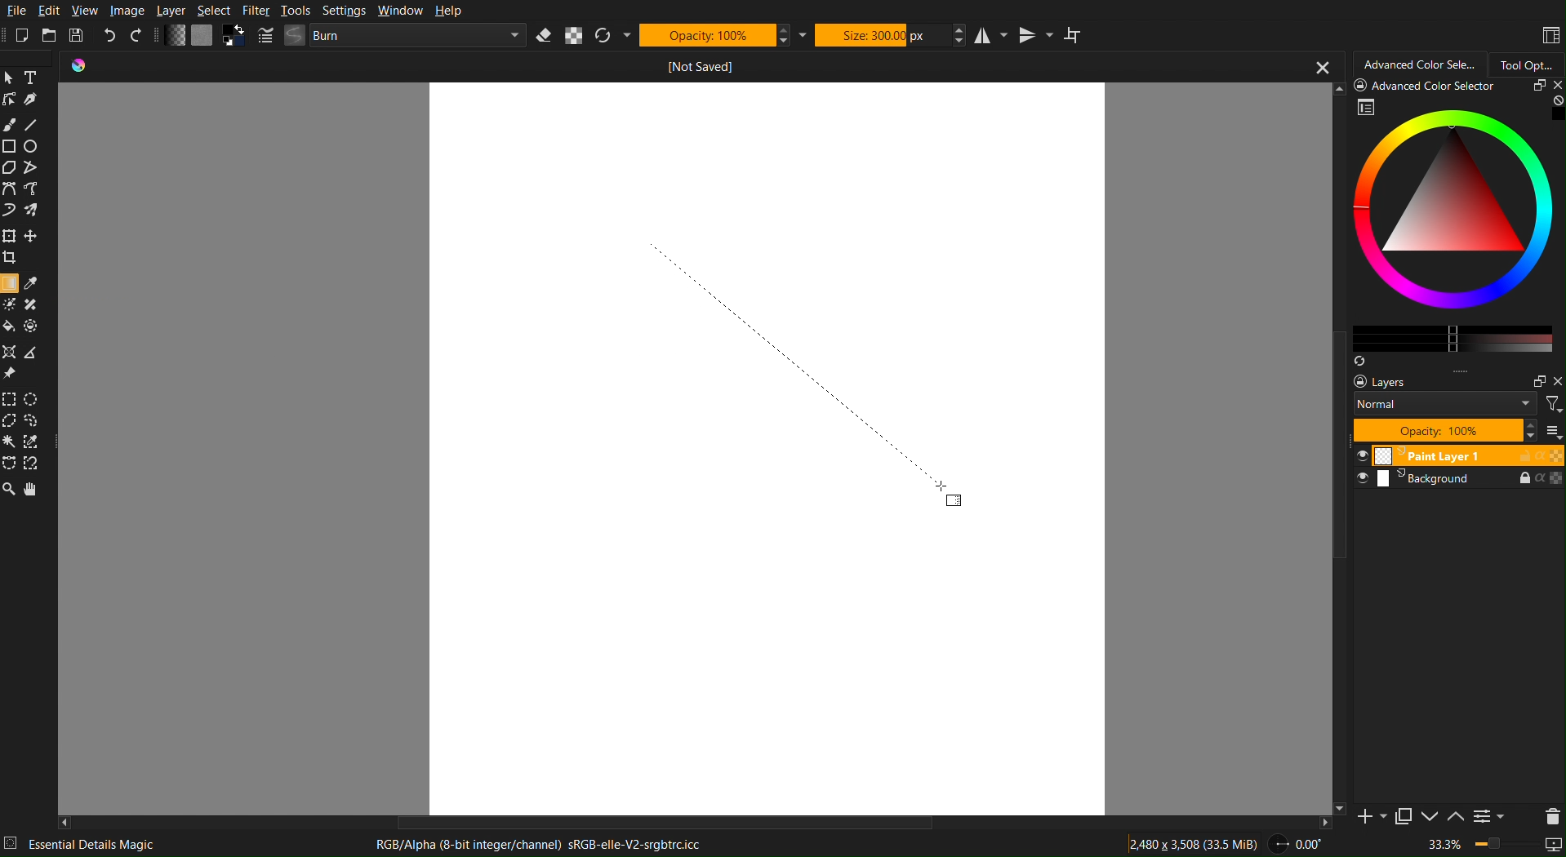 The width and height of the screenshot is (1566, 857). I want to click on Help, so click(446, 11).